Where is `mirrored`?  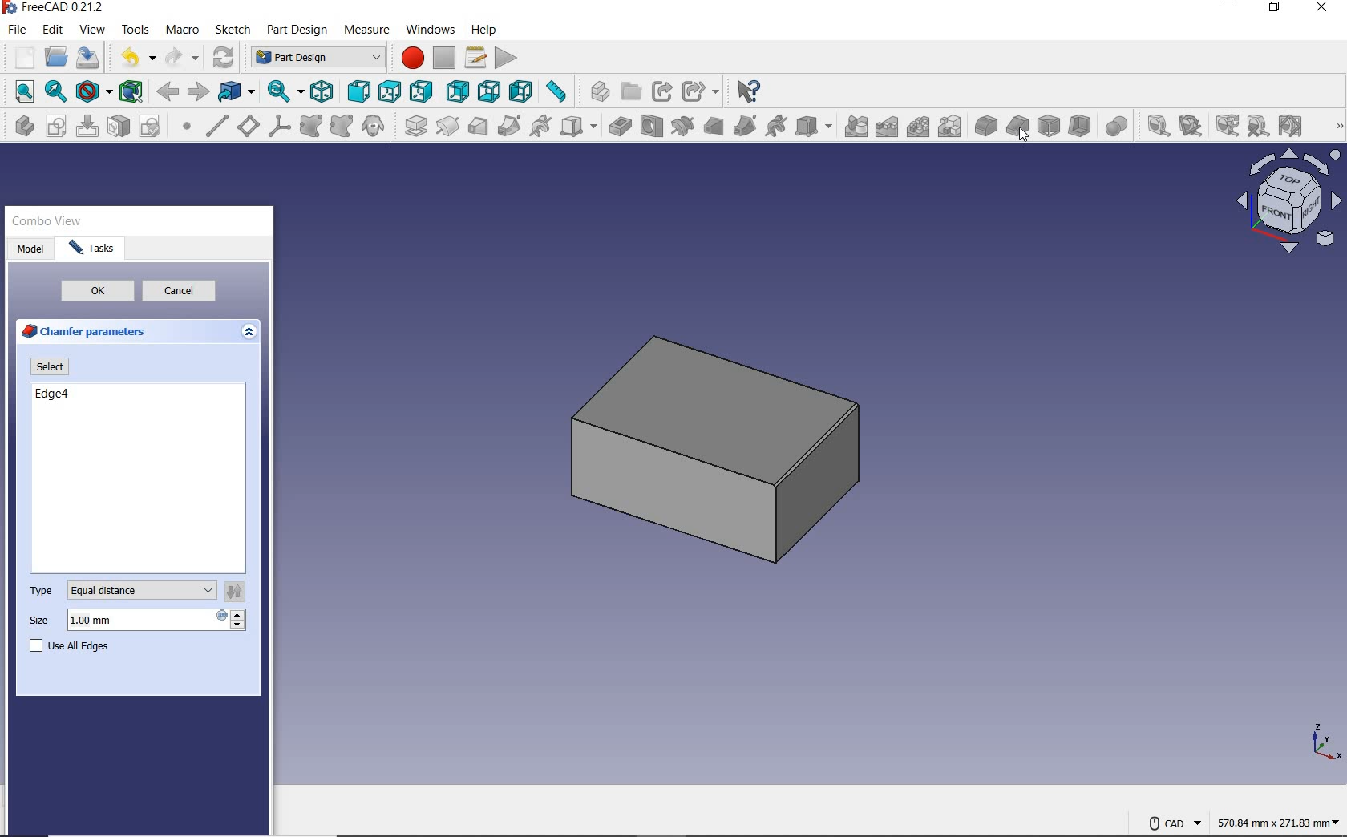 mirrored is located at coordinates (856, 127).